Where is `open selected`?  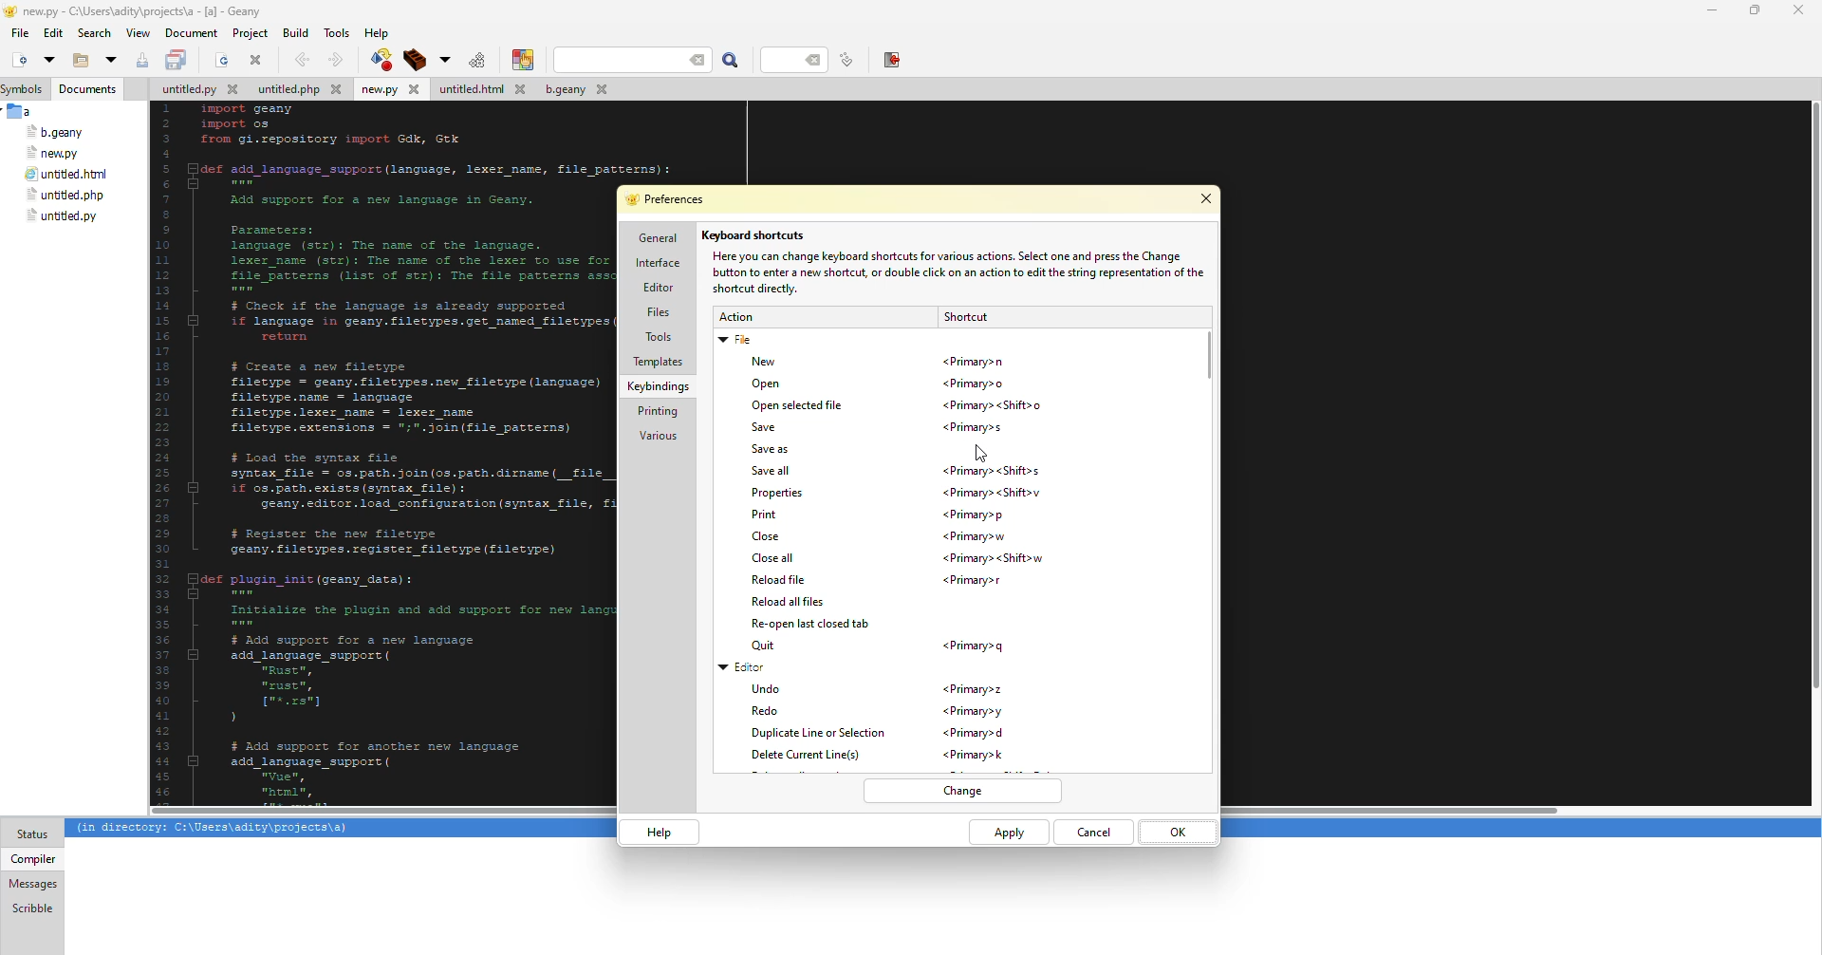 open selected is located at coordinates (799, 406).